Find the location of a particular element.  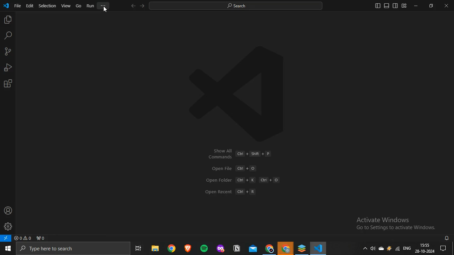

toggle panel is located at coordinates (387, 6).